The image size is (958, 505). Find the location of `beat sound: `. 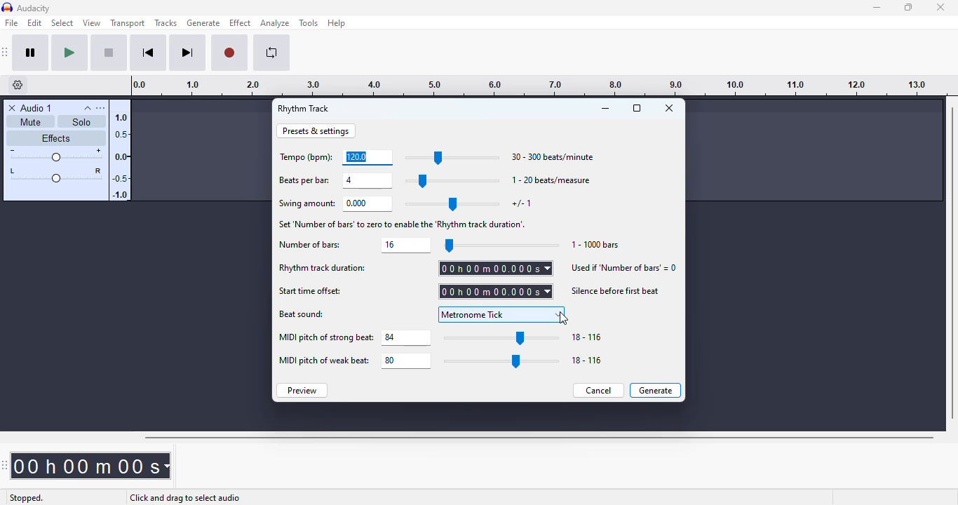

beat sound:  is located at coordinates (302, 314).